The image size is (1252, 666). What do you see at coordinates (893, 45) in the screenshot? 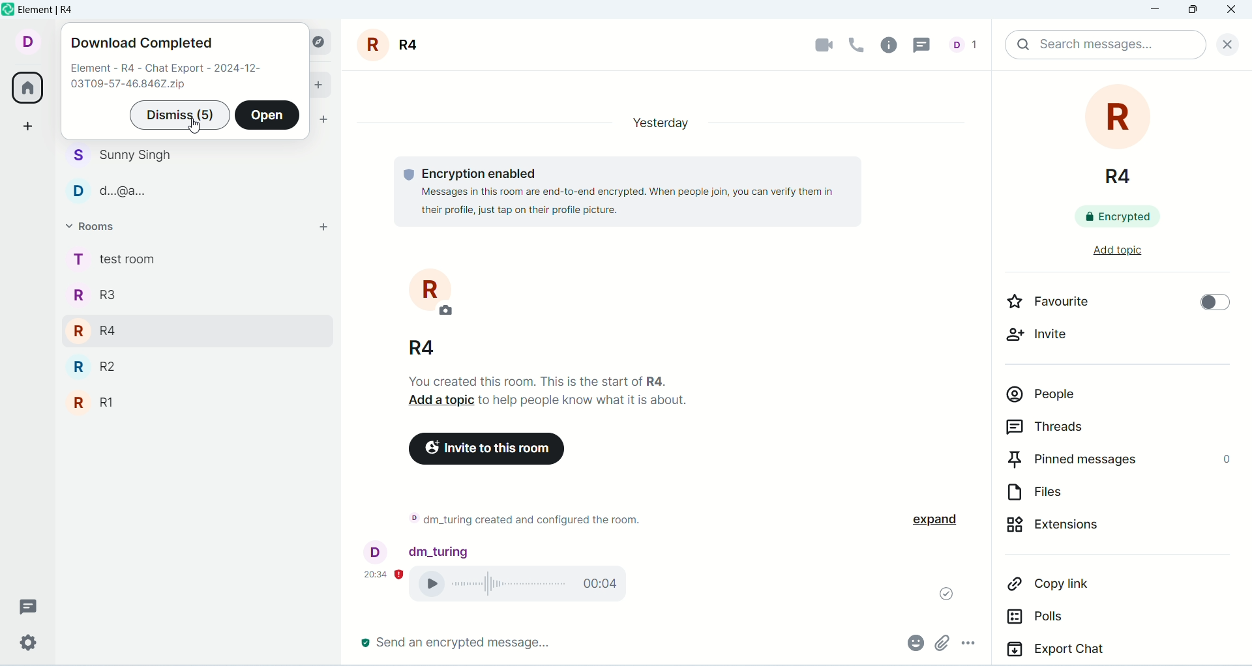
I see `room info` at bounding box center [893, 45].